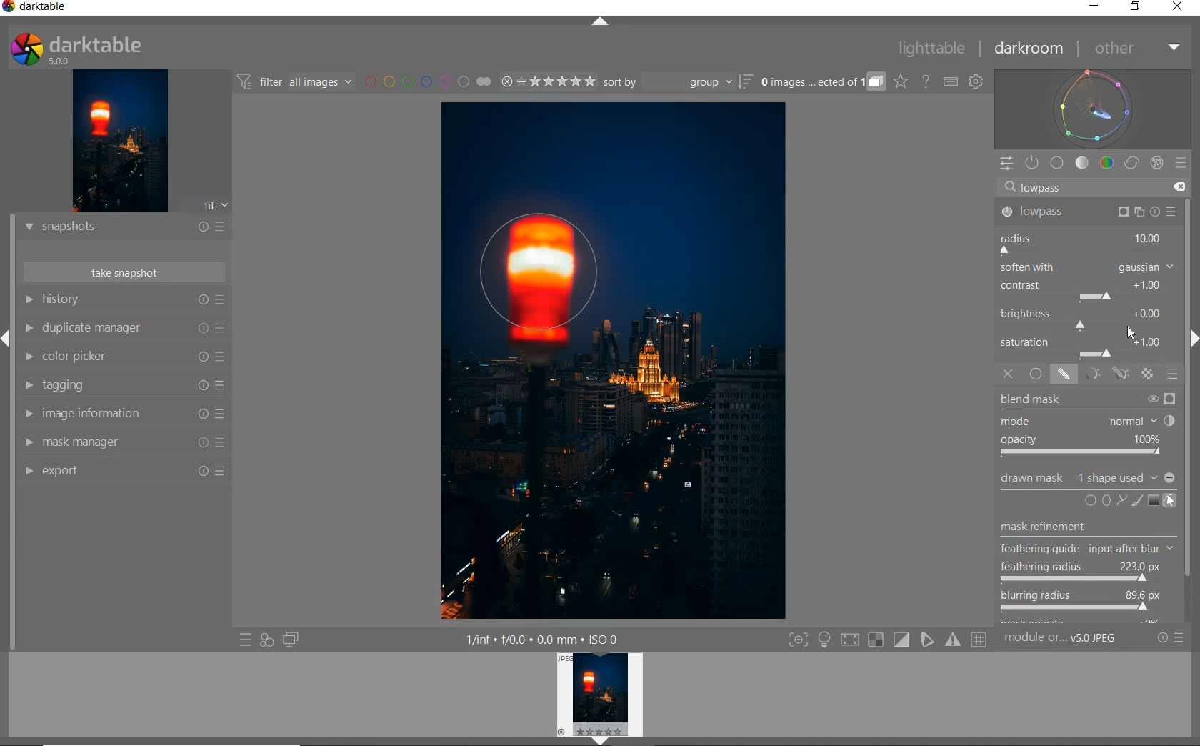 The image size is (1200, 746). I want to click on CURSOR, so click(1132, 334).